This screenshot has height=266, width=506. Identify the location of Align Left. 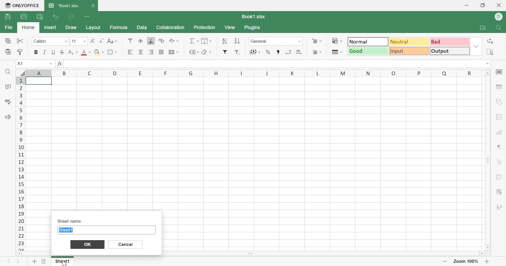
(130, 51).